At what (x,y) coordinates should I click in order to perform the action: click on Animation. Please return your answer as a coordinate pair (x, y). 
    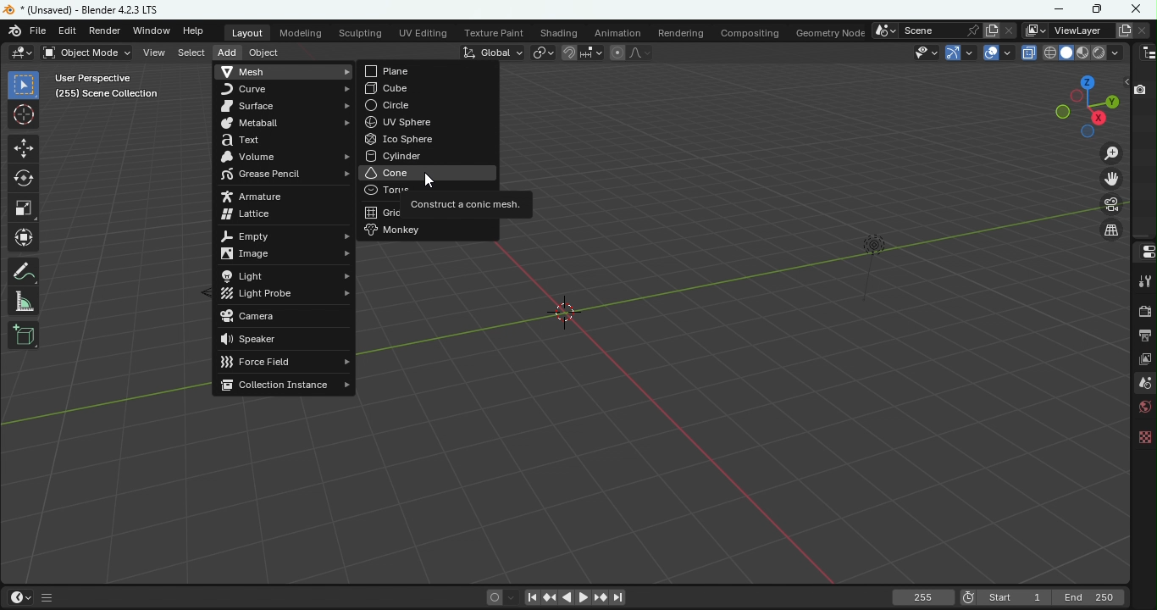
    Looking at the image, I should click on (617, 32).